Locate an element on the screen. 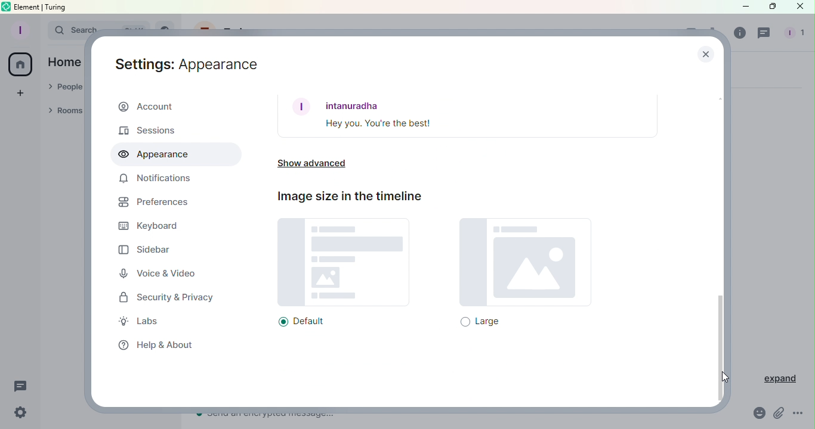 This screenshot has height=429, width=815. People is located at coordinates (65, 88).